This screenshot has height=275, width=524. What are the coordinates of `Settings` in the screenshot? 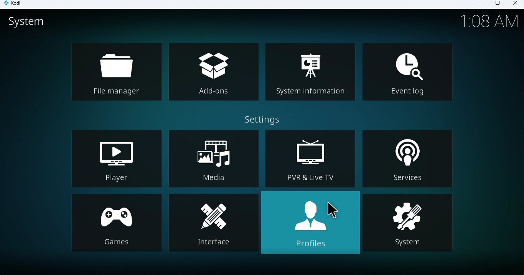 It's located at (265, 117).